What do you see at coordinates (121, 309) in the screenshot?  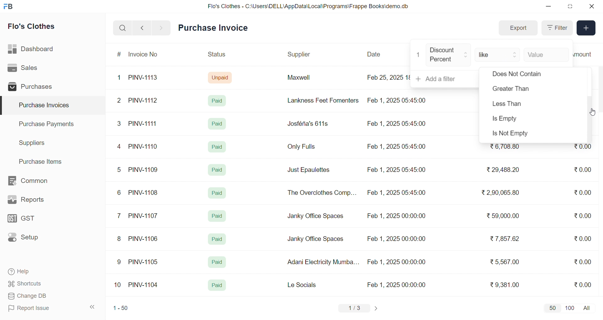 I see `1-50` at bounding box center [121, 309].